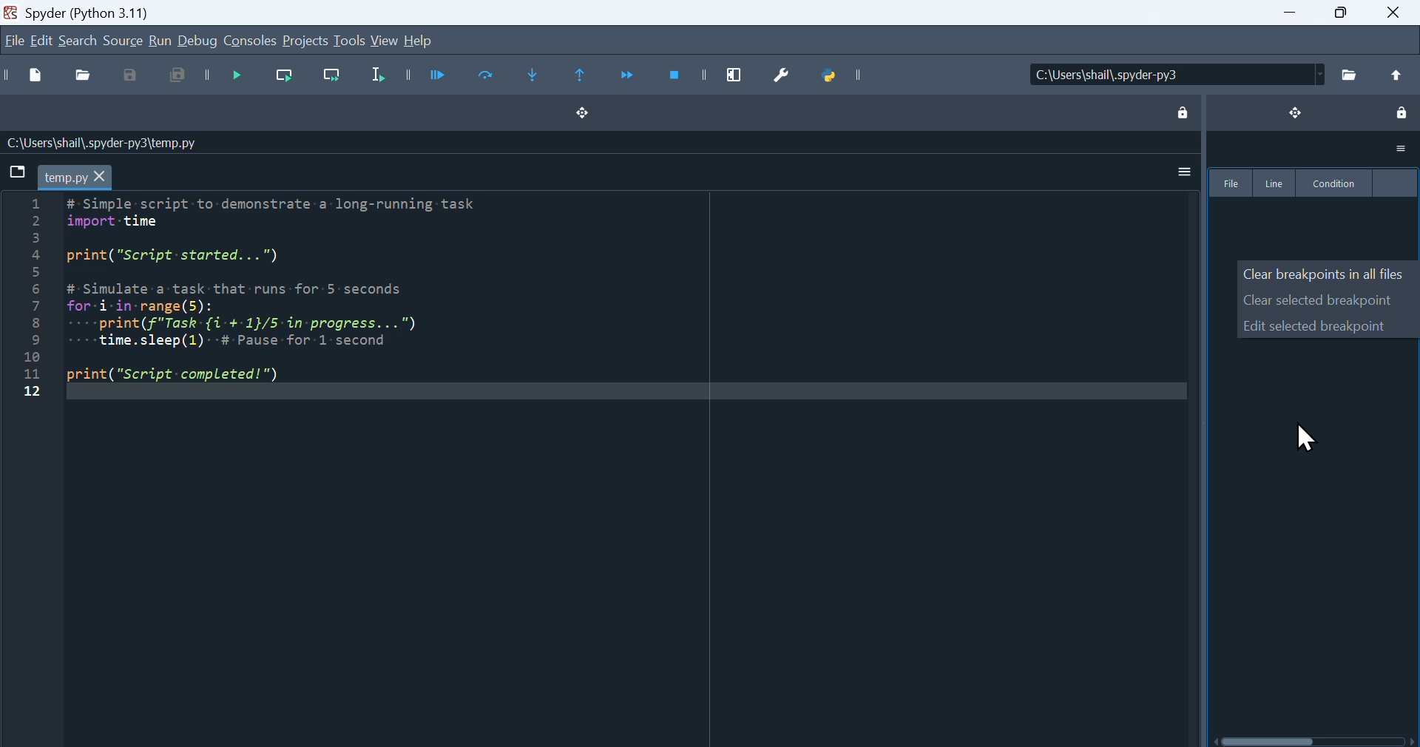  What do you see at coordinates (677, 78) in the screenshot?
I see `Stop debugging` at bounding box center [677, 78].